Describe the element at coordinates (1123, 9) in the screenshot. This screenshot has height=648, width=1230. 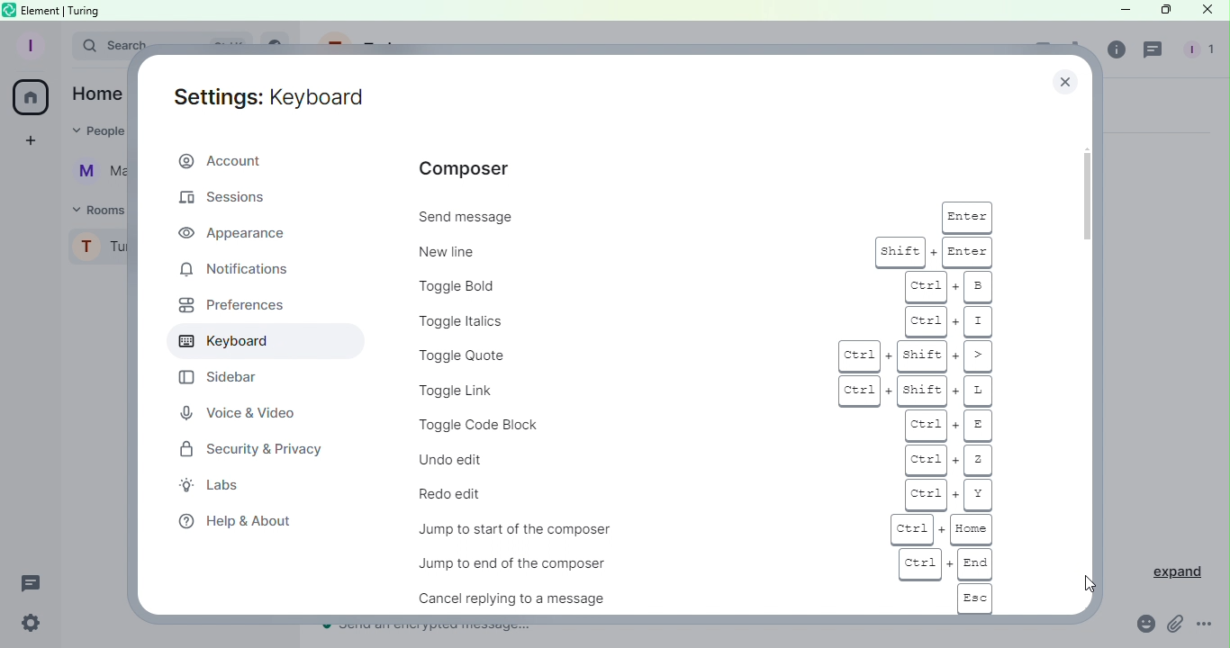
I see `Minimize` at that location.